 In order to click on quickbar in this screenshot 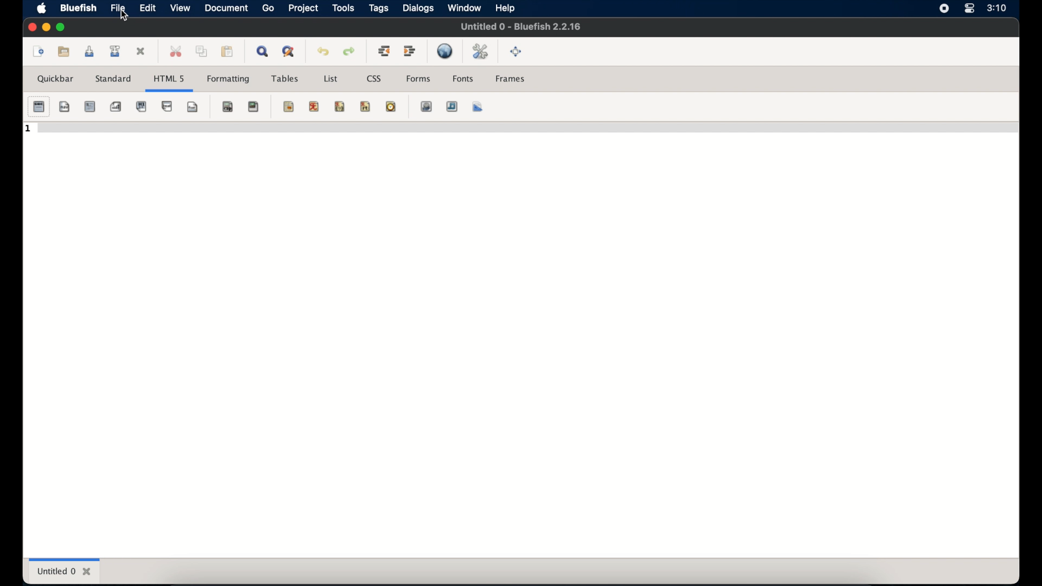, I will do `click(56, 79)`.